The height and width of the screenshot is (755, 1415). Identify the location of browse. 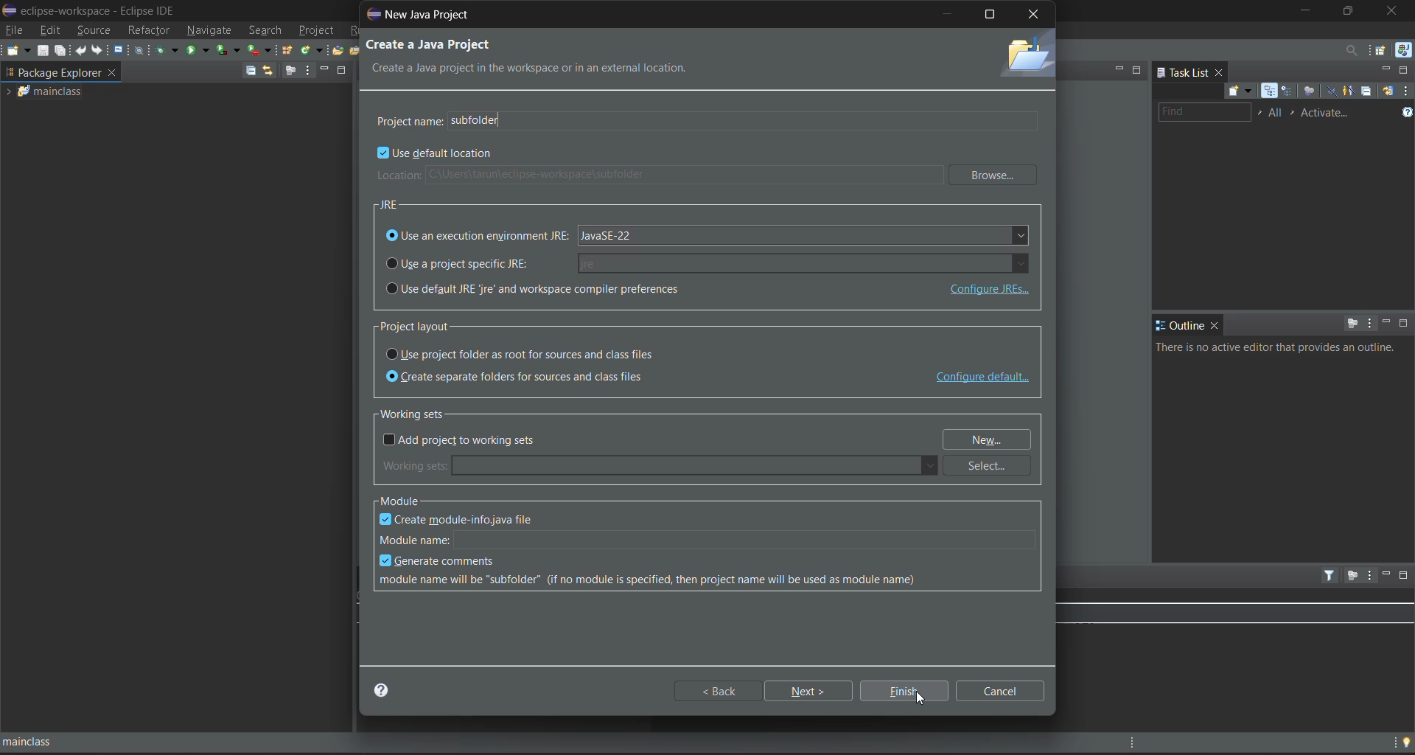
(996, 175).